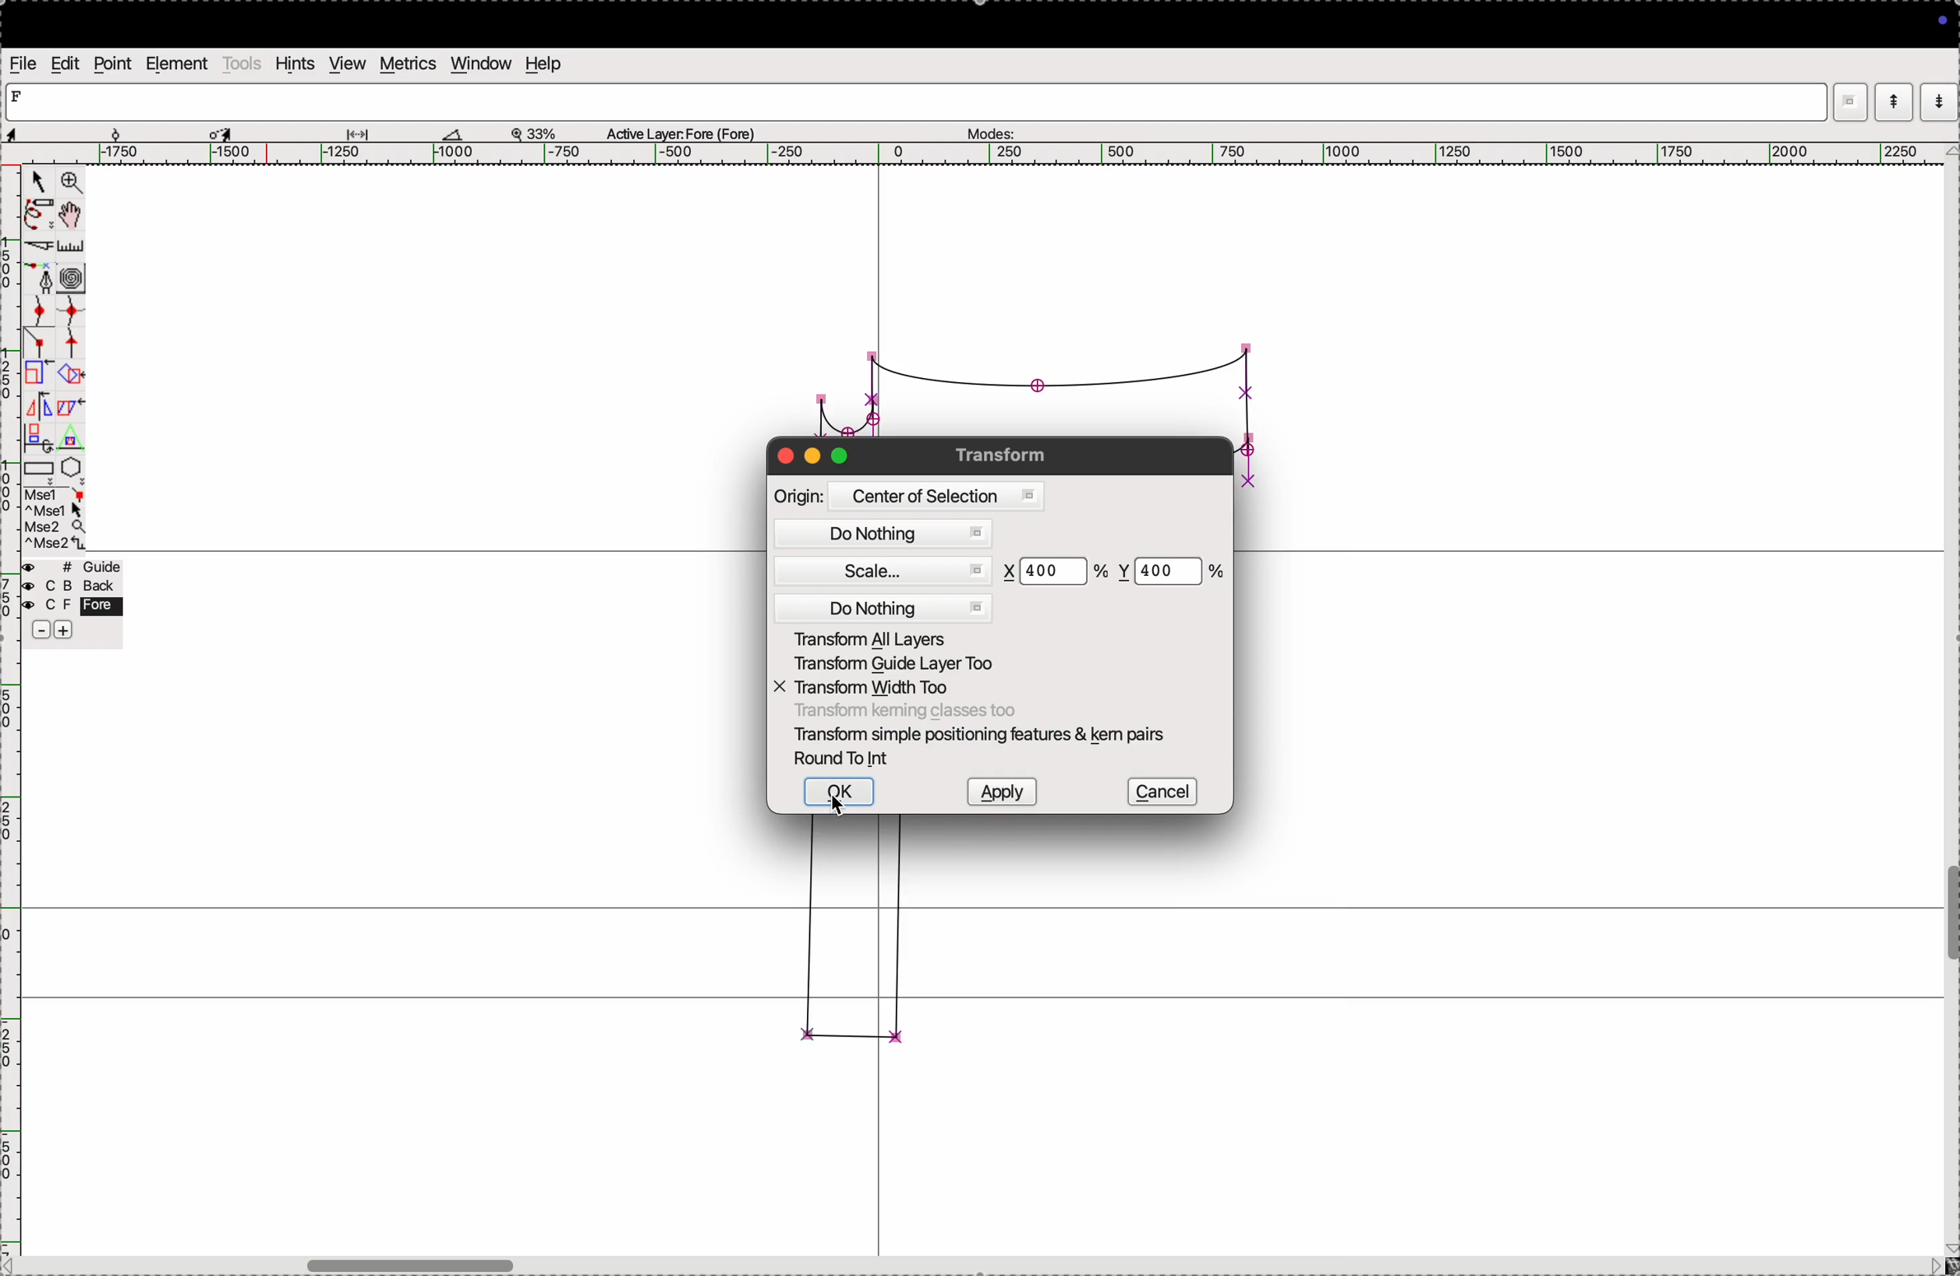 This screenshot has width=1960, height=1276. What do you see at coordinates (175, 63) in the screenshot?
I see `element` at bounding box center [175, 63].